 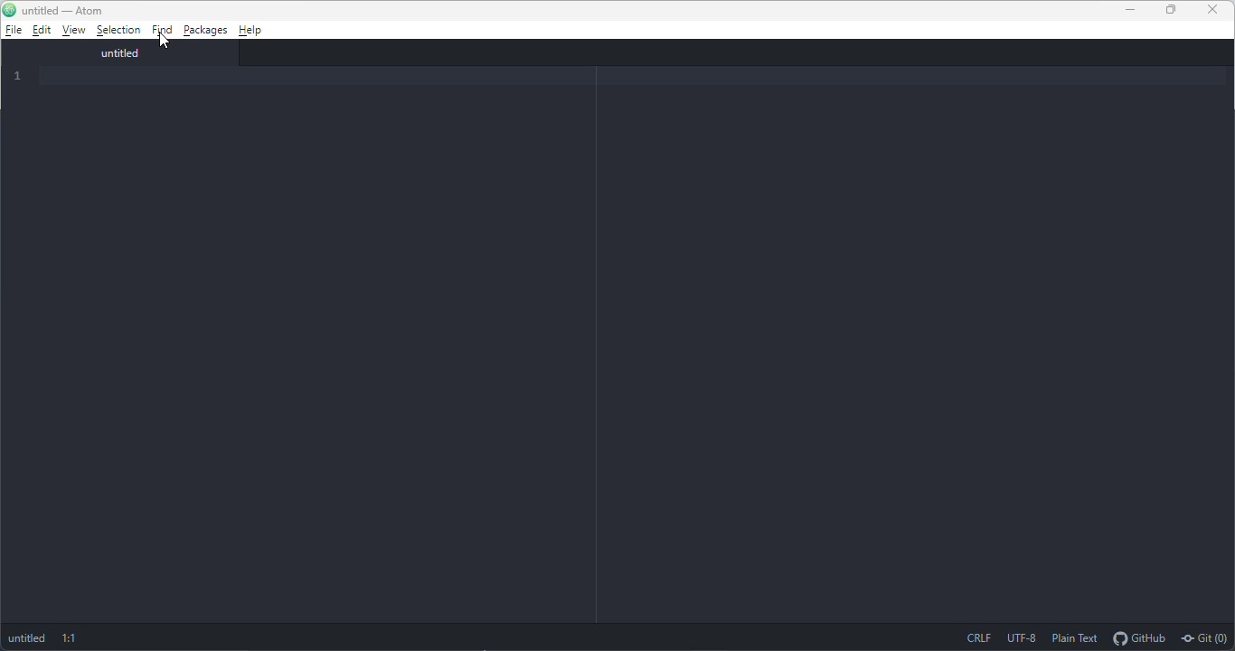 I want to click on untitled, so click(x=108, y=54).